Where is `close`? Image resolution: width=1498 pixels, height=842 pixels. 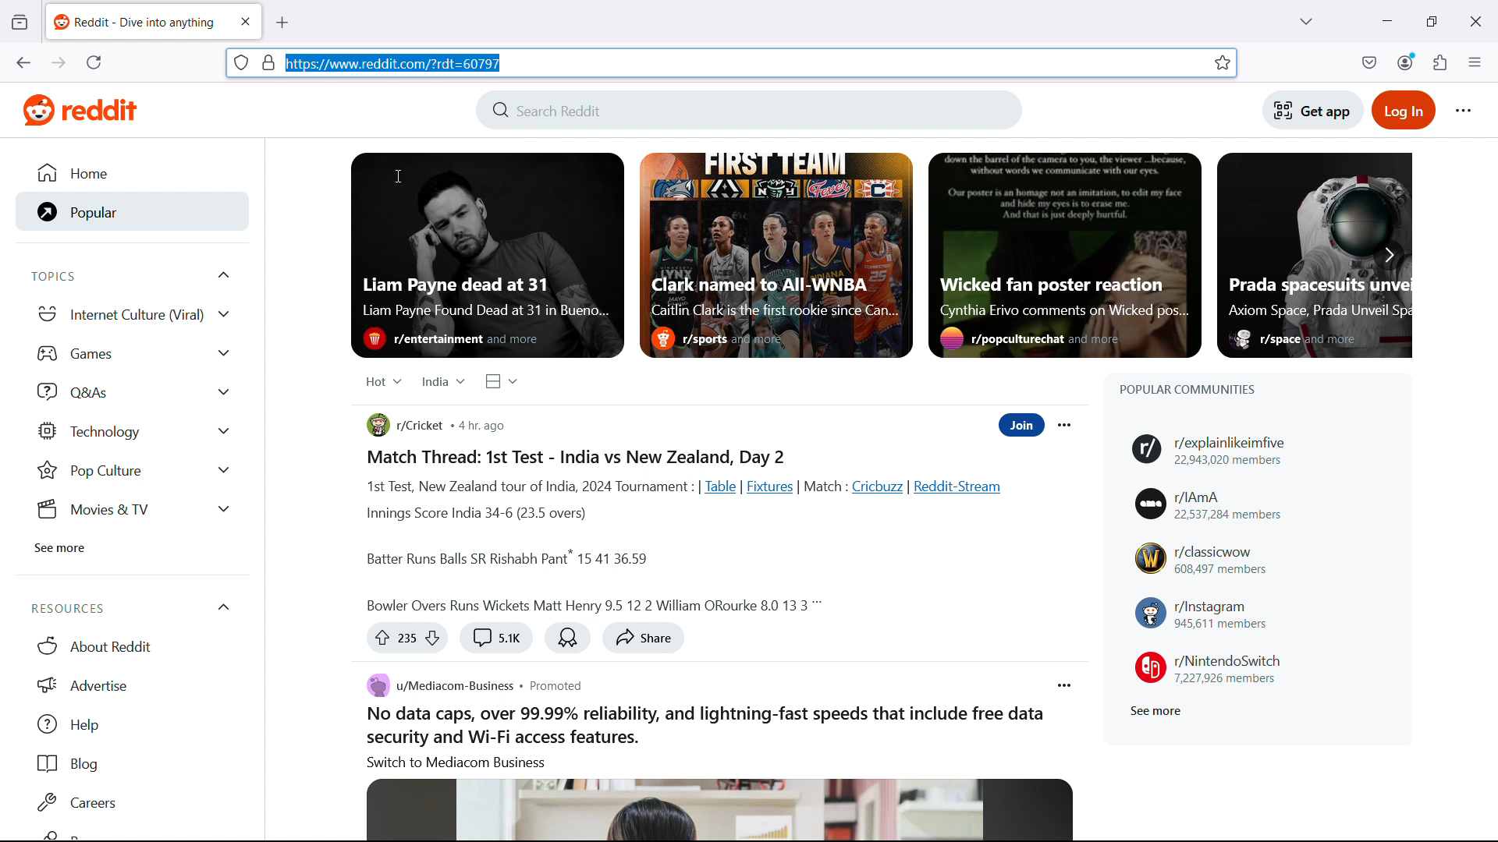 close is located at coordinates (1473, 19).